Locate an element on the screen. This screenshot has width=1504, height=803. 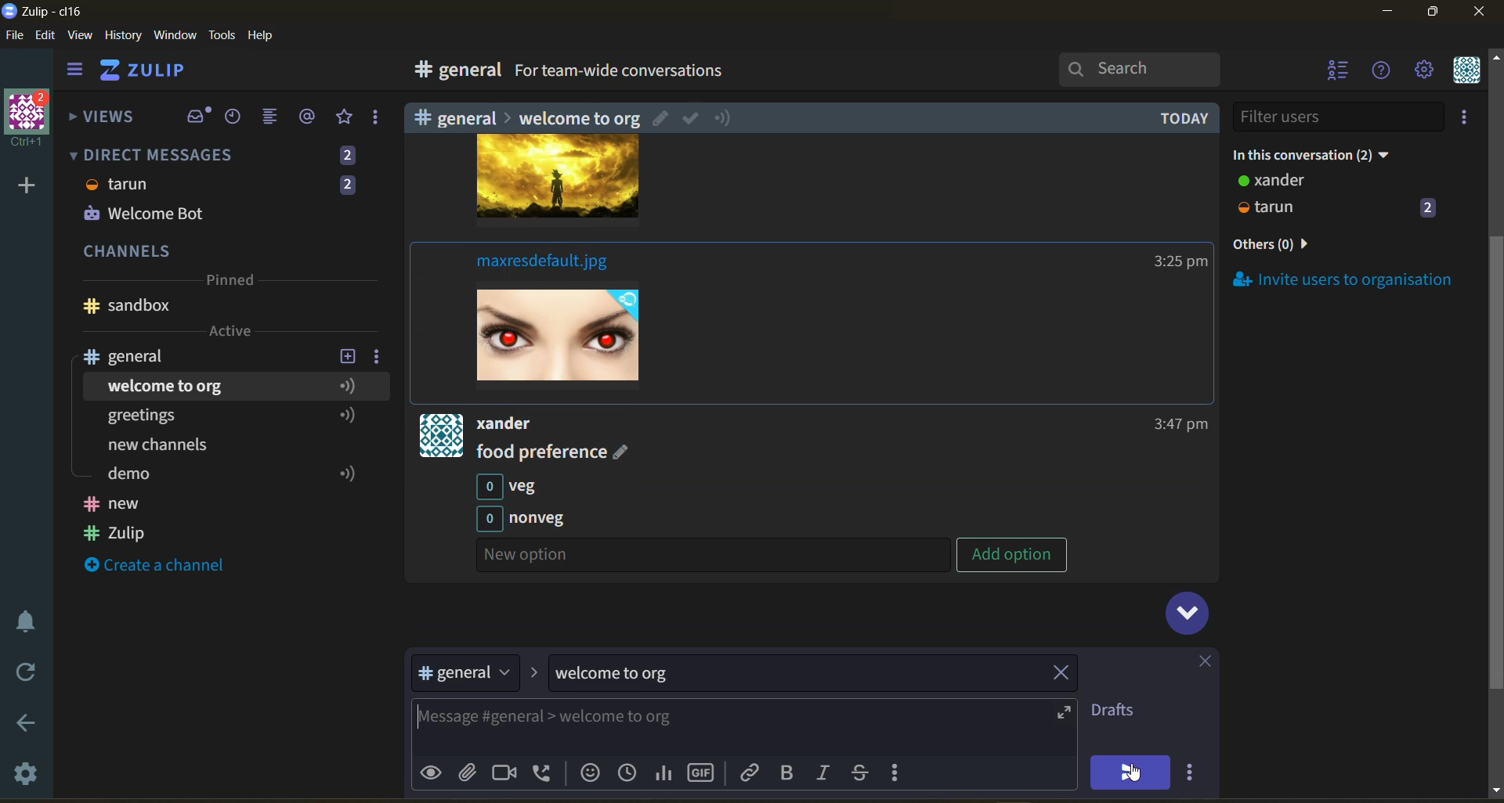
add voice call is located at coordinates (544, 772).